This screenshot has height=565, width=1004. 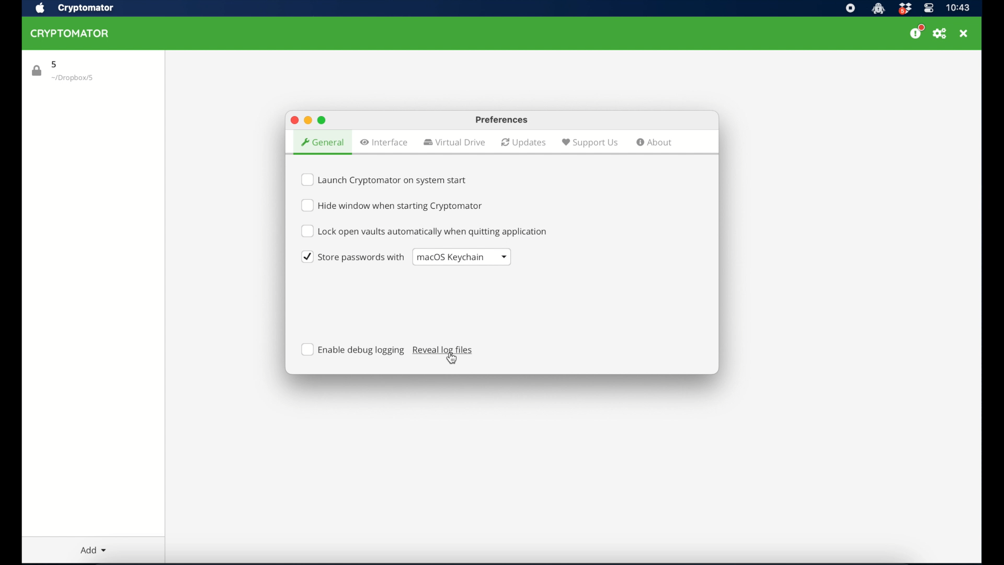 What do you see at coordinates (86, 8) in the screenshot?
I see `cryptomator` at bounding box center [86, 8].